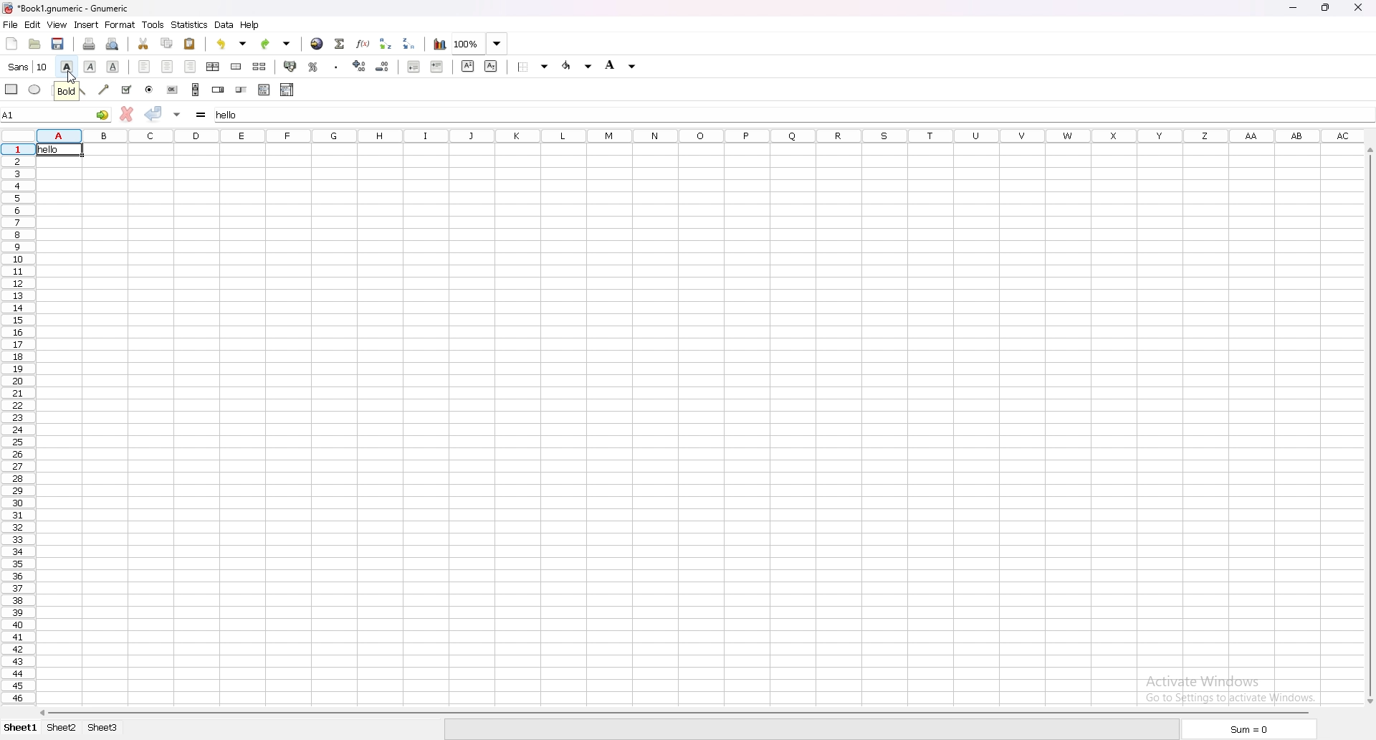 Image resolution: width=1376 pixels, height=740 pixels. I want to click on hello, so click(60, 149).